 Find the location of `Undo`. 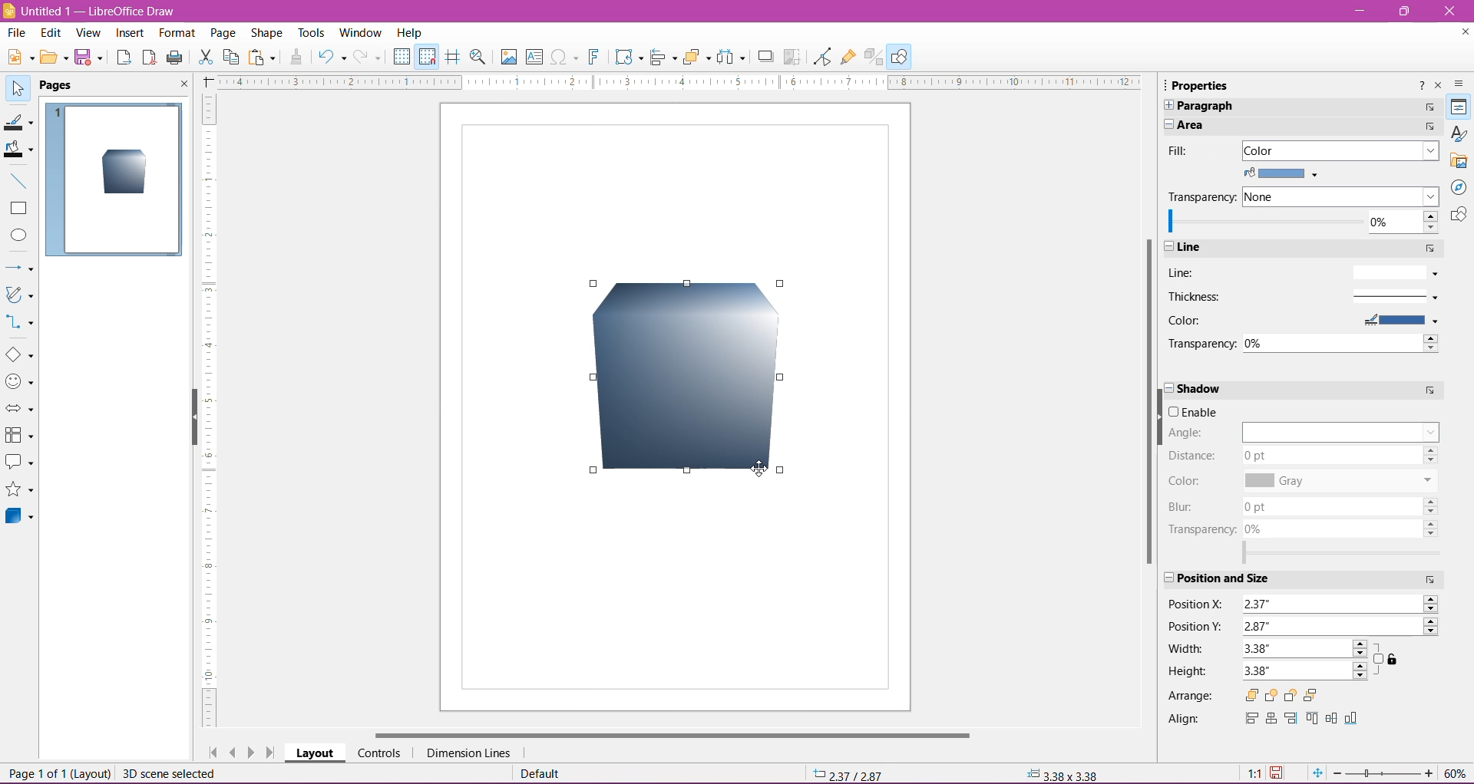

Undo is located at coordinates (332, 58).